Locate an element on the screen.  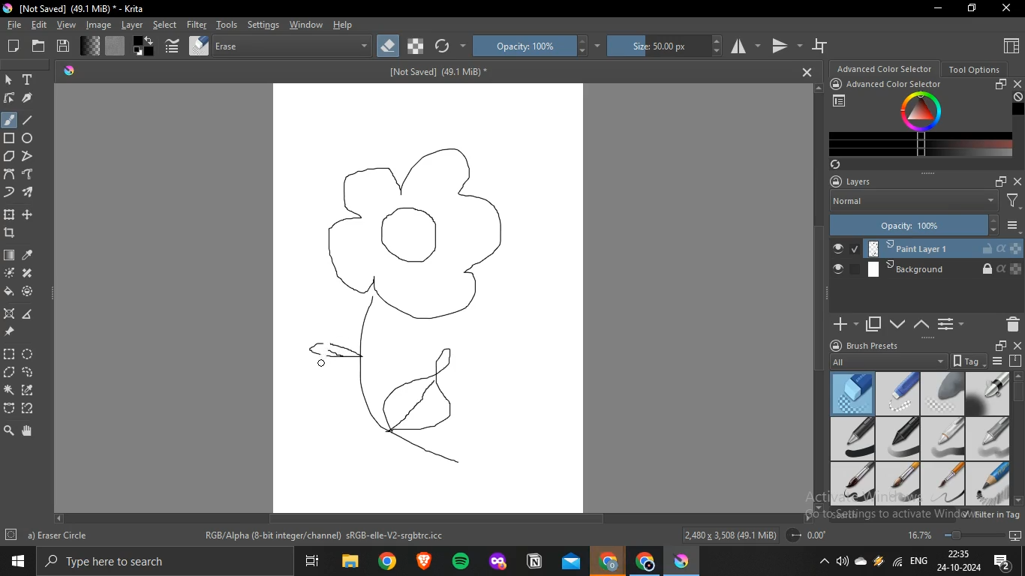
eraser soft is located at coordinates (942, 393).